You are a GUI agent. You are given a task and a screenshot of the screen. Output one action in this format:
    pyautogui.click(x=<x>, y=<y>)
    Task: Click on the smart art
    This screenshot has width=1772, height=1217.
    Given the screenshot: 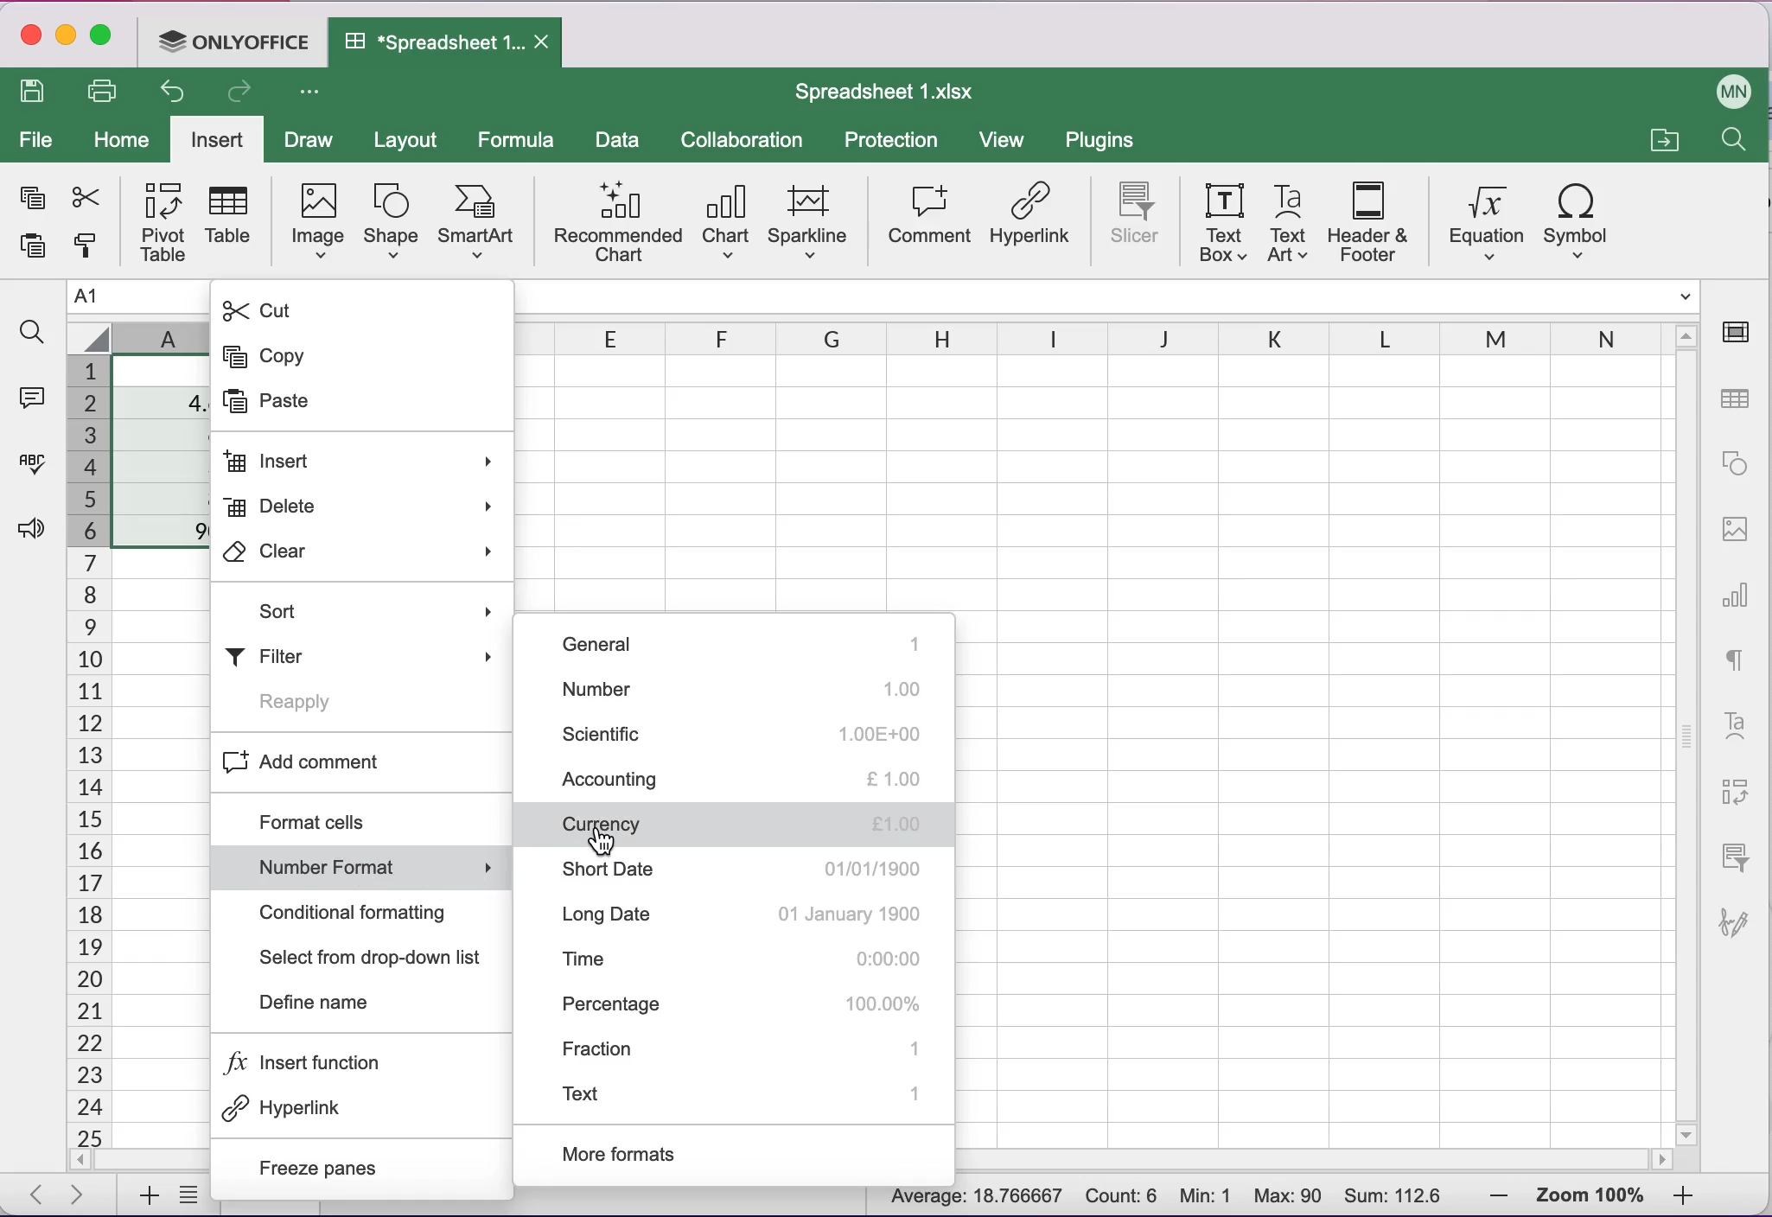 What is the action you would take?
    pyautogui.click(x=480, y=220)
    